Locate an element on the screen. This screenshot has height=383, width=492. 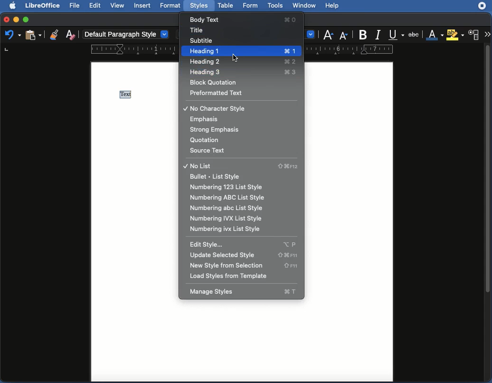
Font color is located at coordinates (435, 35).